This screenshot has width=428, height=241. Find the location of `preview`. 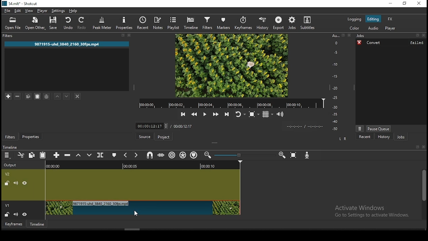

preview is located at coordinates (232, 66).